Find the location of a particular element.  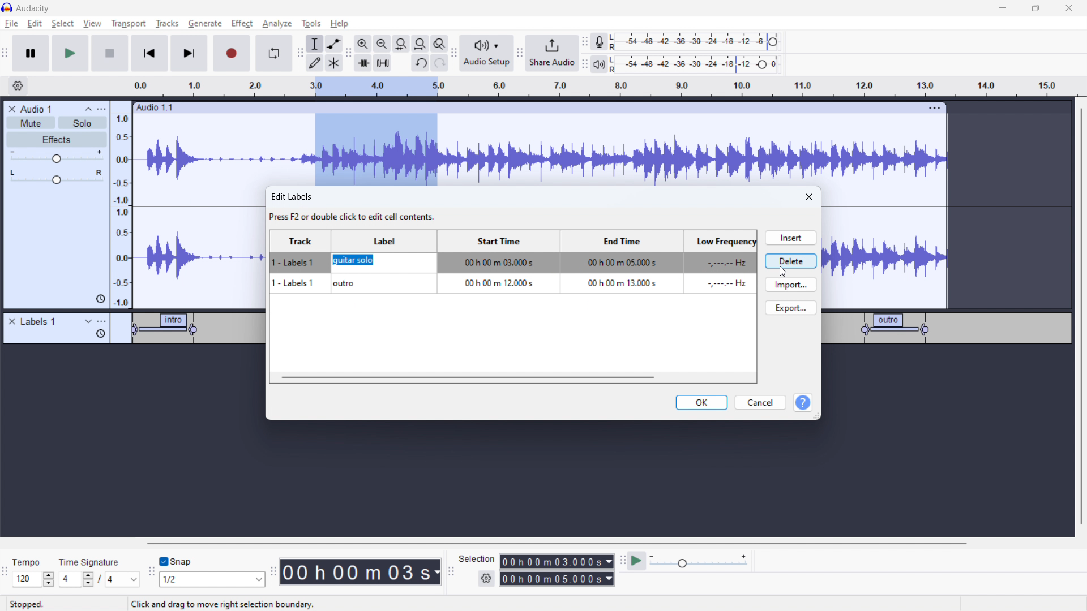

draw tool is located at coordinates (315, 62).